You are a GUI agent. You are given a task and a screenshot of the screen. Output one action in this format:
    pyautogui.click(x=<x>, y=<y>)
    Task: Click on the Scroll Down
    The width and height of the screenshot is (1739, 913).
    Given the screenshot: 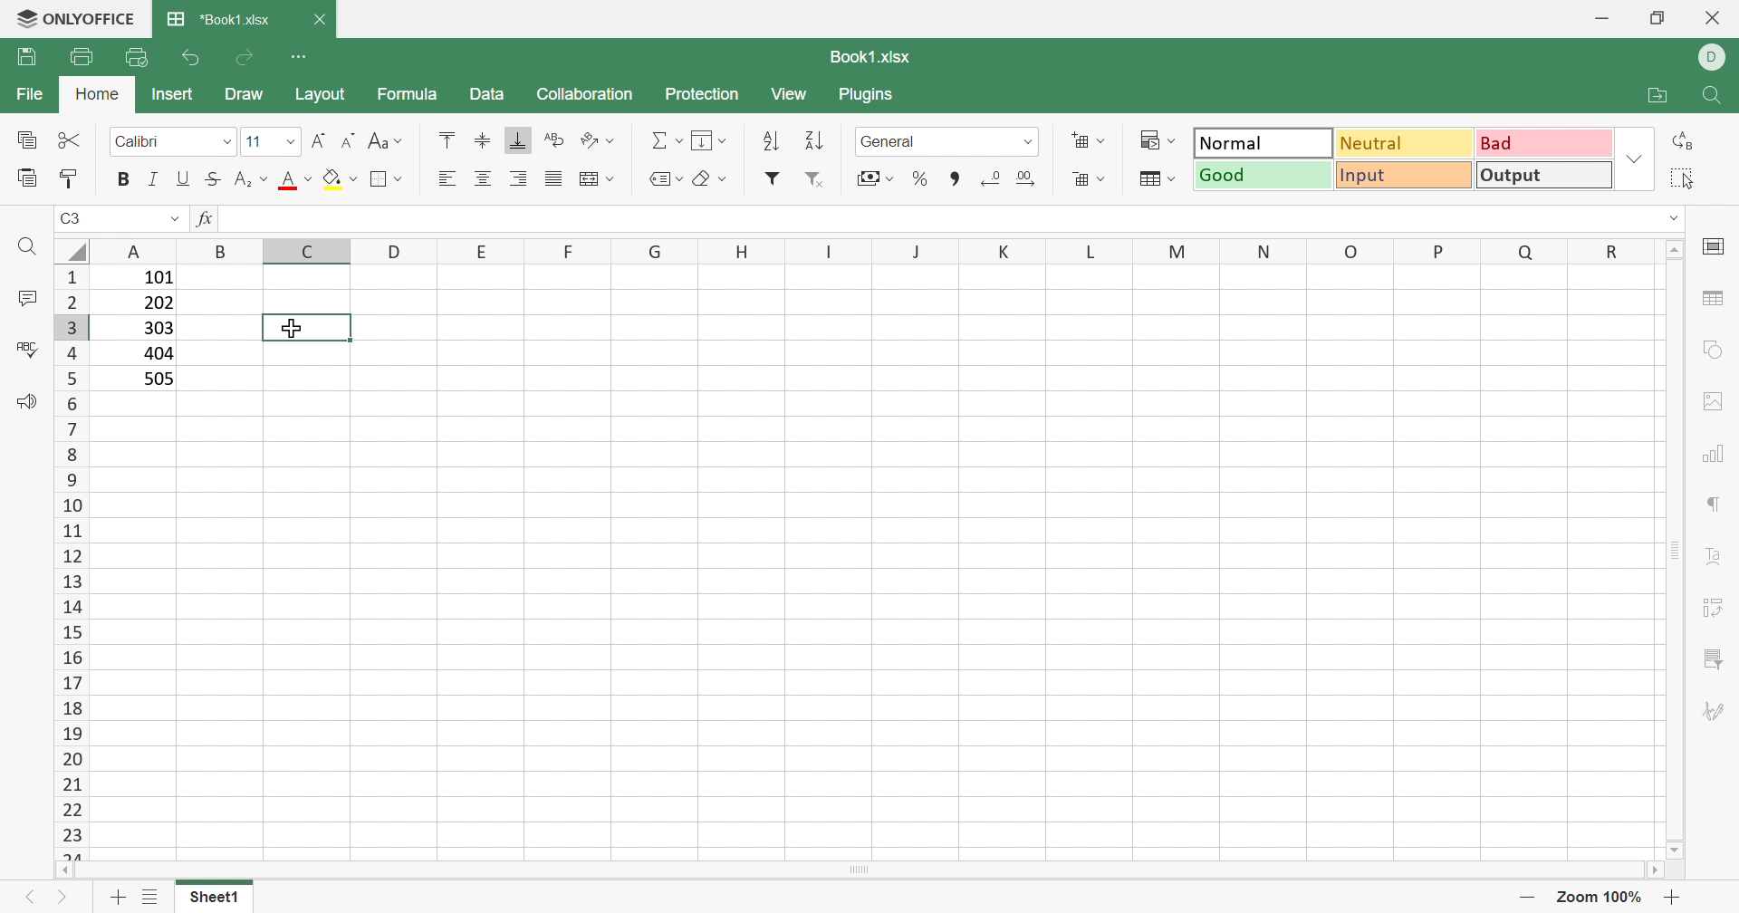 What is the action you would take?
    pyautogui.click(x=1669, y=845)
    